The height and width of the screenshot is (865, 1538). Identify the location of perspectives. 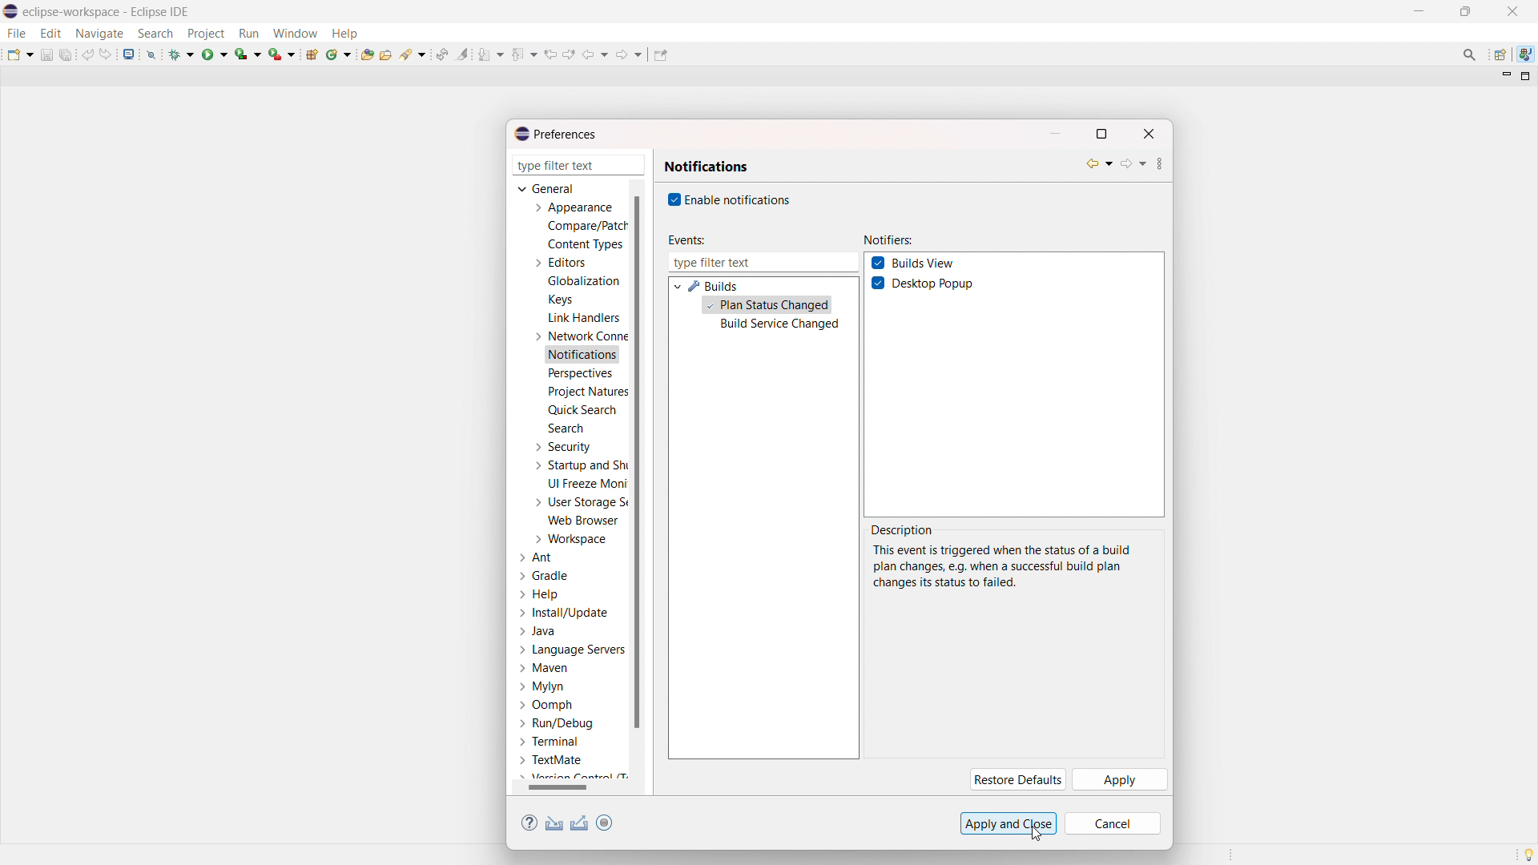
(579, 374).